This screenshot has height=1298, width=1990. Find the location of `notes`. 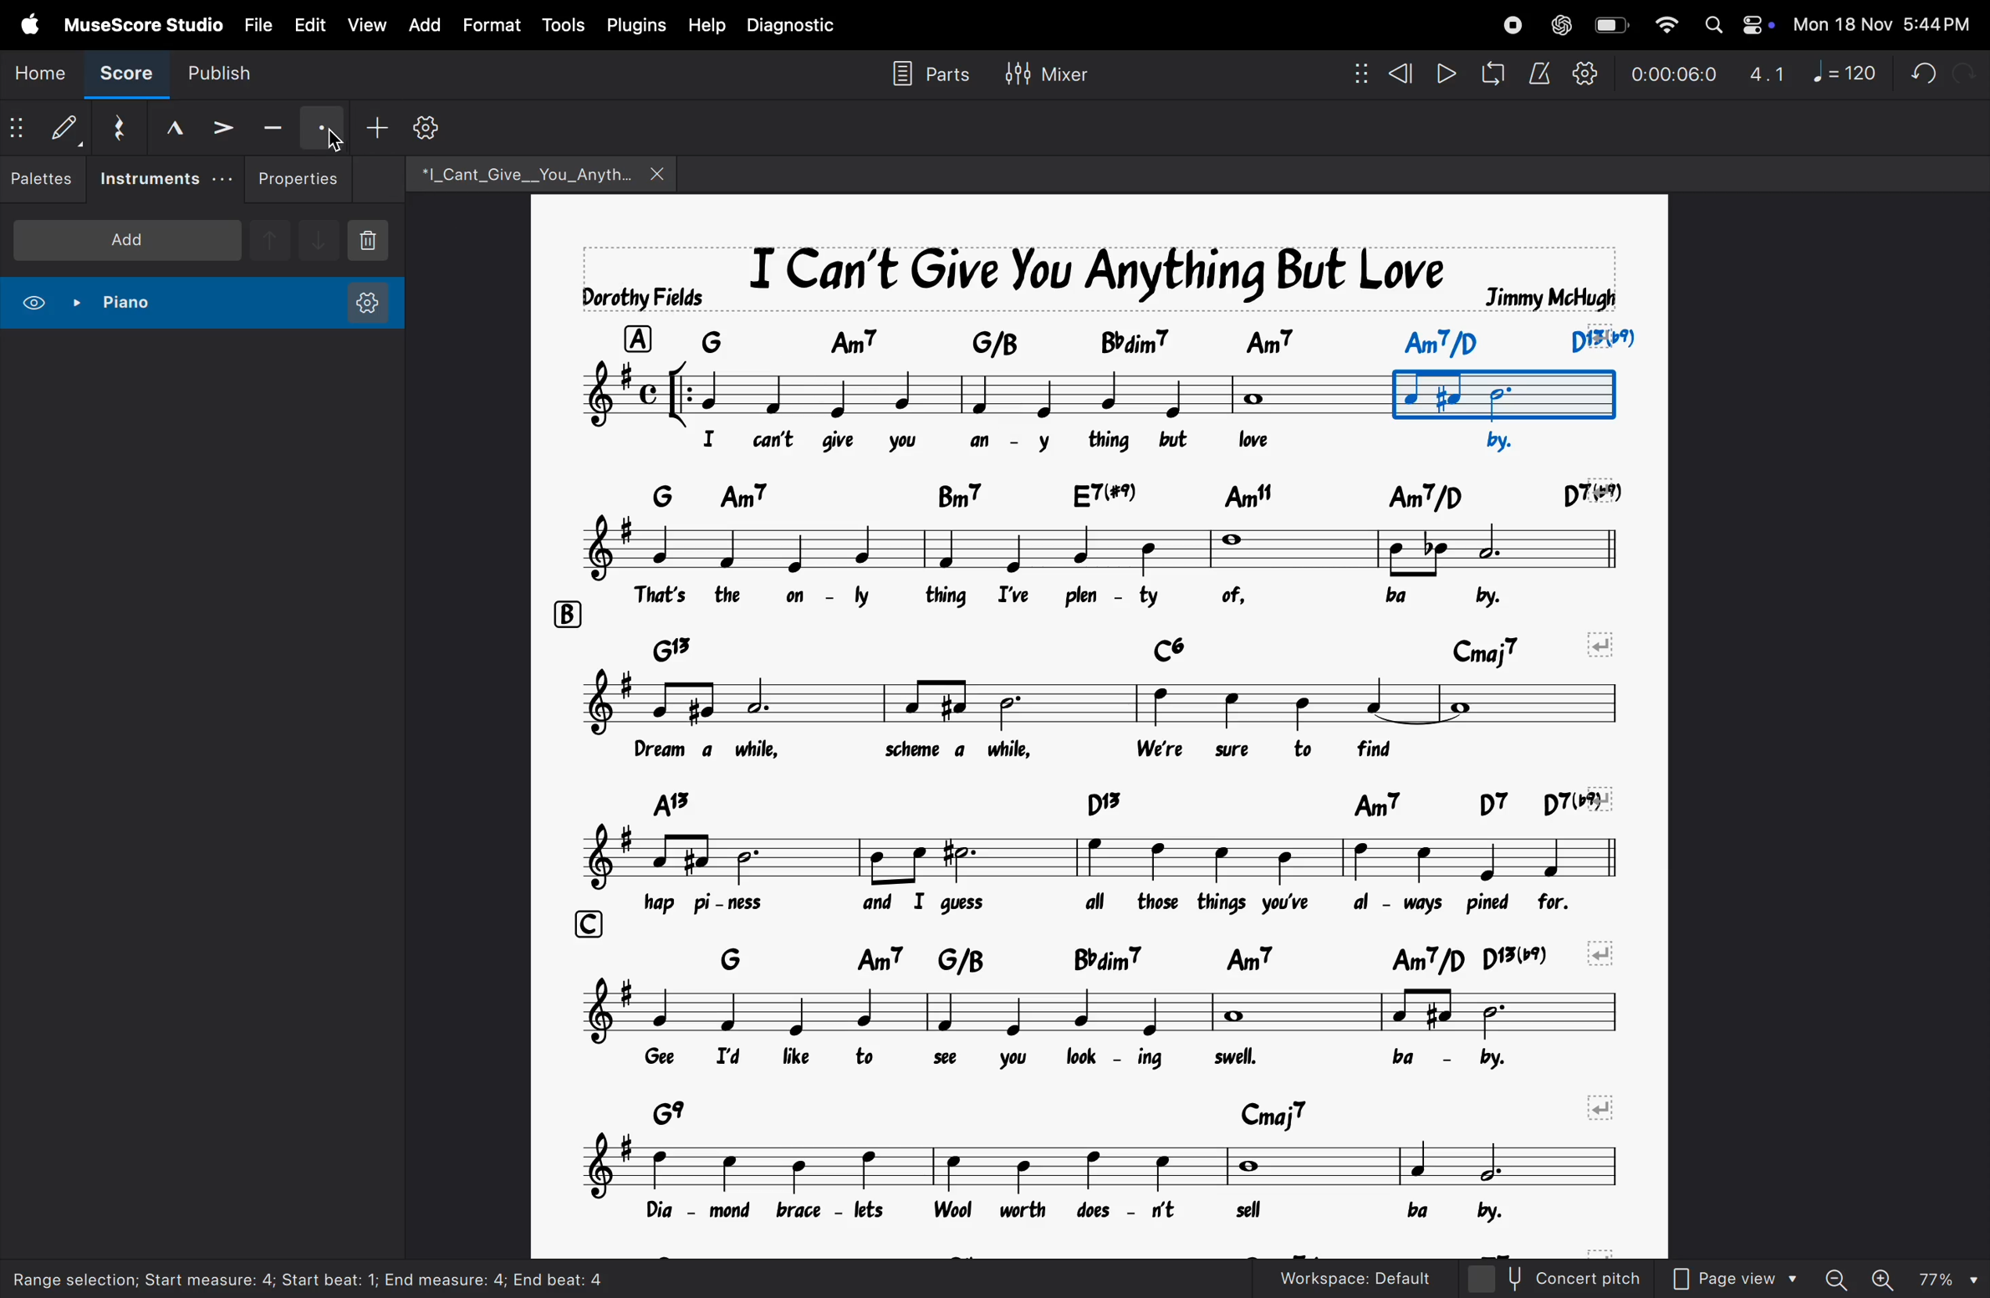

notes is located at coordinates (1095, 1167).